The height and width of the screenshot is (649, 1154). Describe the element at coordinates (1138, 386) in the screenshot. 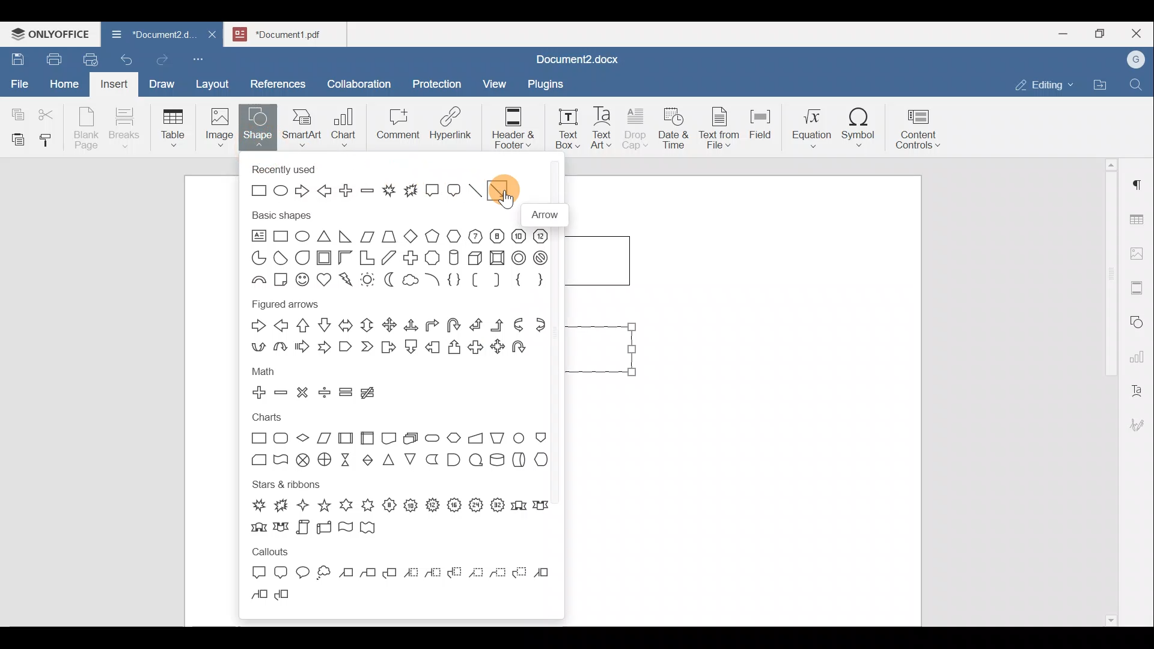

I see `Text Art settings` at that location.